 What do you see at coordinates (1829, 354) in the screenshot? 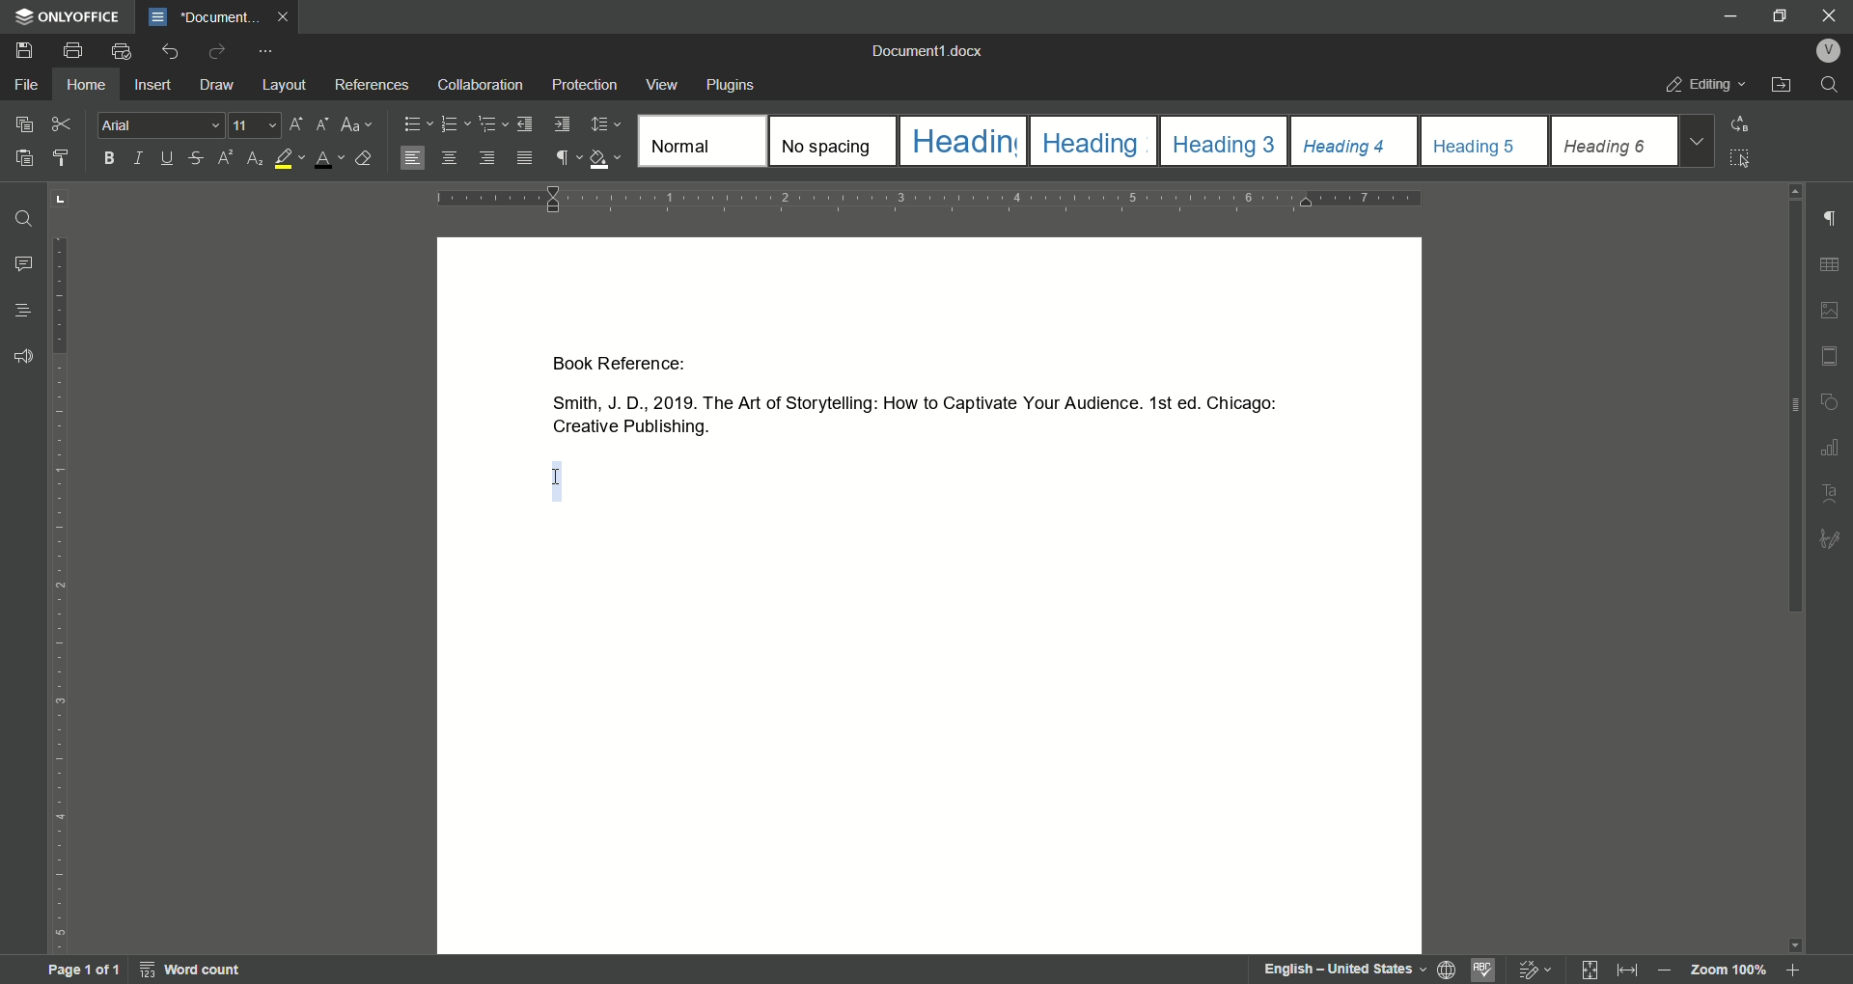
I see `slide` at bounding box center [1829, 354].